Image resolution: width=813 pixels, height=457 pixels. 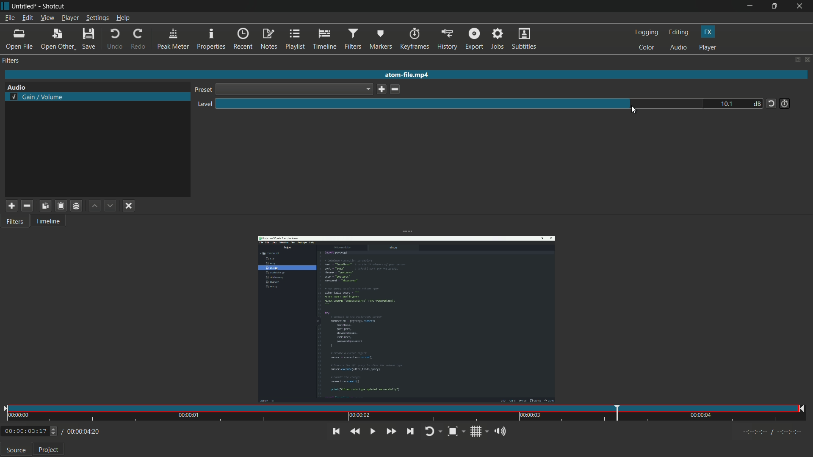 I want to click on preset, so click(x=202, y=90).